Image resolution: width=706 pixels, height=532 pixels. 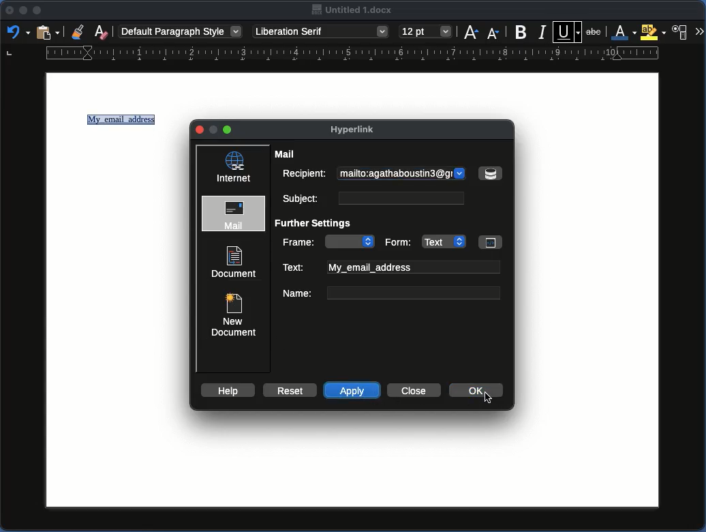 I want to click on Italics, so click(x=542, y=31).